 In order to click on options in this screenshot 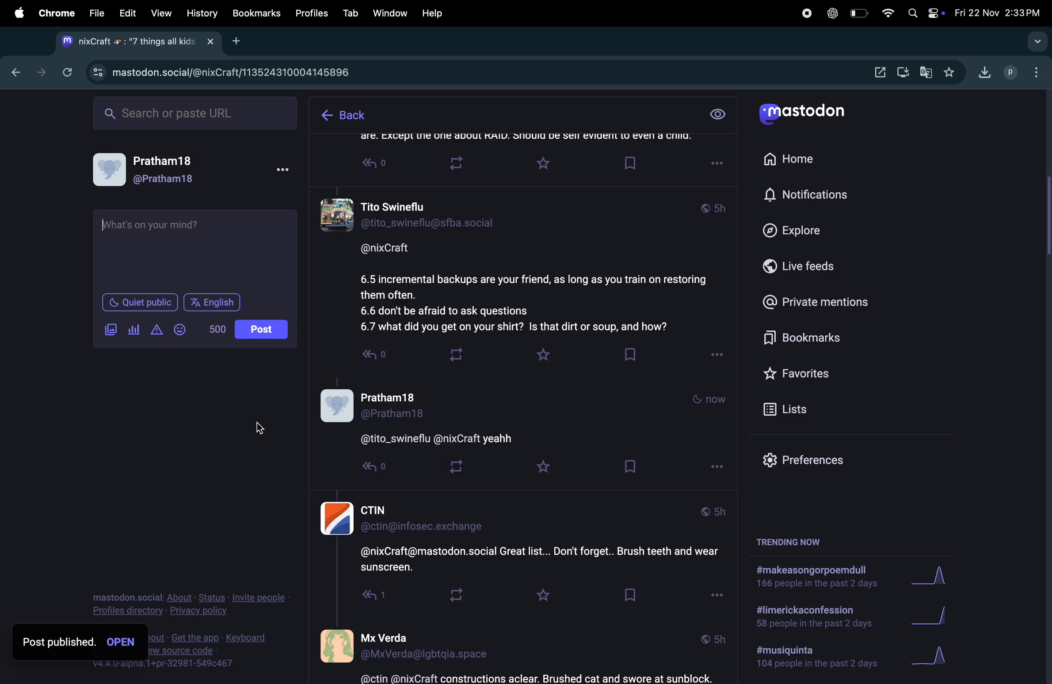, I will do `click(716, 596)`.